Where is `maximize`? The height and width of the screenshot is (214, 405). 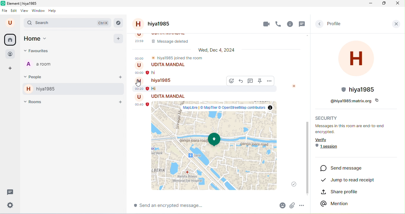 maximize is located at coordinates (385, 4).